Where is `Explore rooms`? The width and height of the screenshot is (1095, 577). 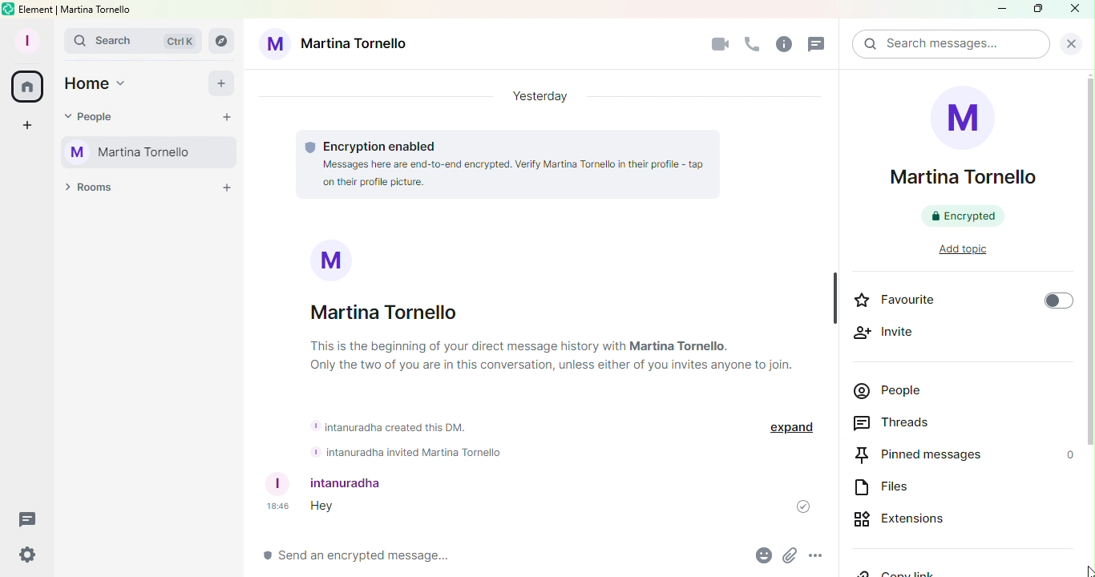
Explore rooms is located at coordinates (222, 41).